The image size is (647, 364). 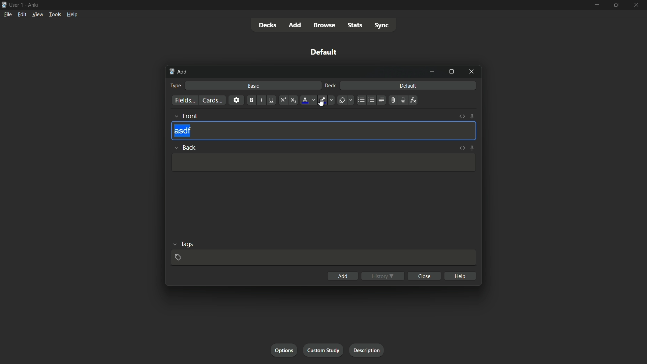 I want to click on cursor, so click(x=321, y=102).